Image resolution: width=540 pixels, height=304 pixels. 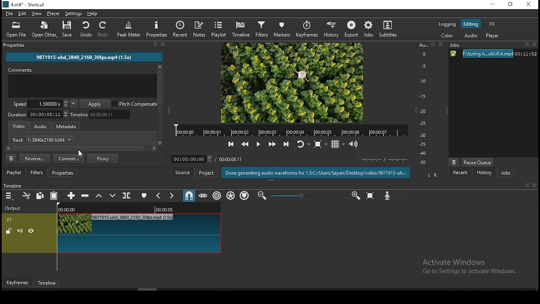 I want to click on undo, so click(x=84, y=29).